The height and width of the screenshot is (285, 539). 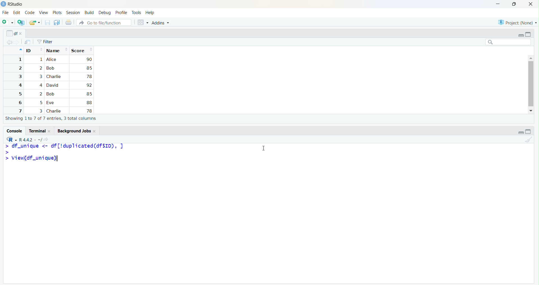 I want to click on search bar, so click(x=508, y=42).